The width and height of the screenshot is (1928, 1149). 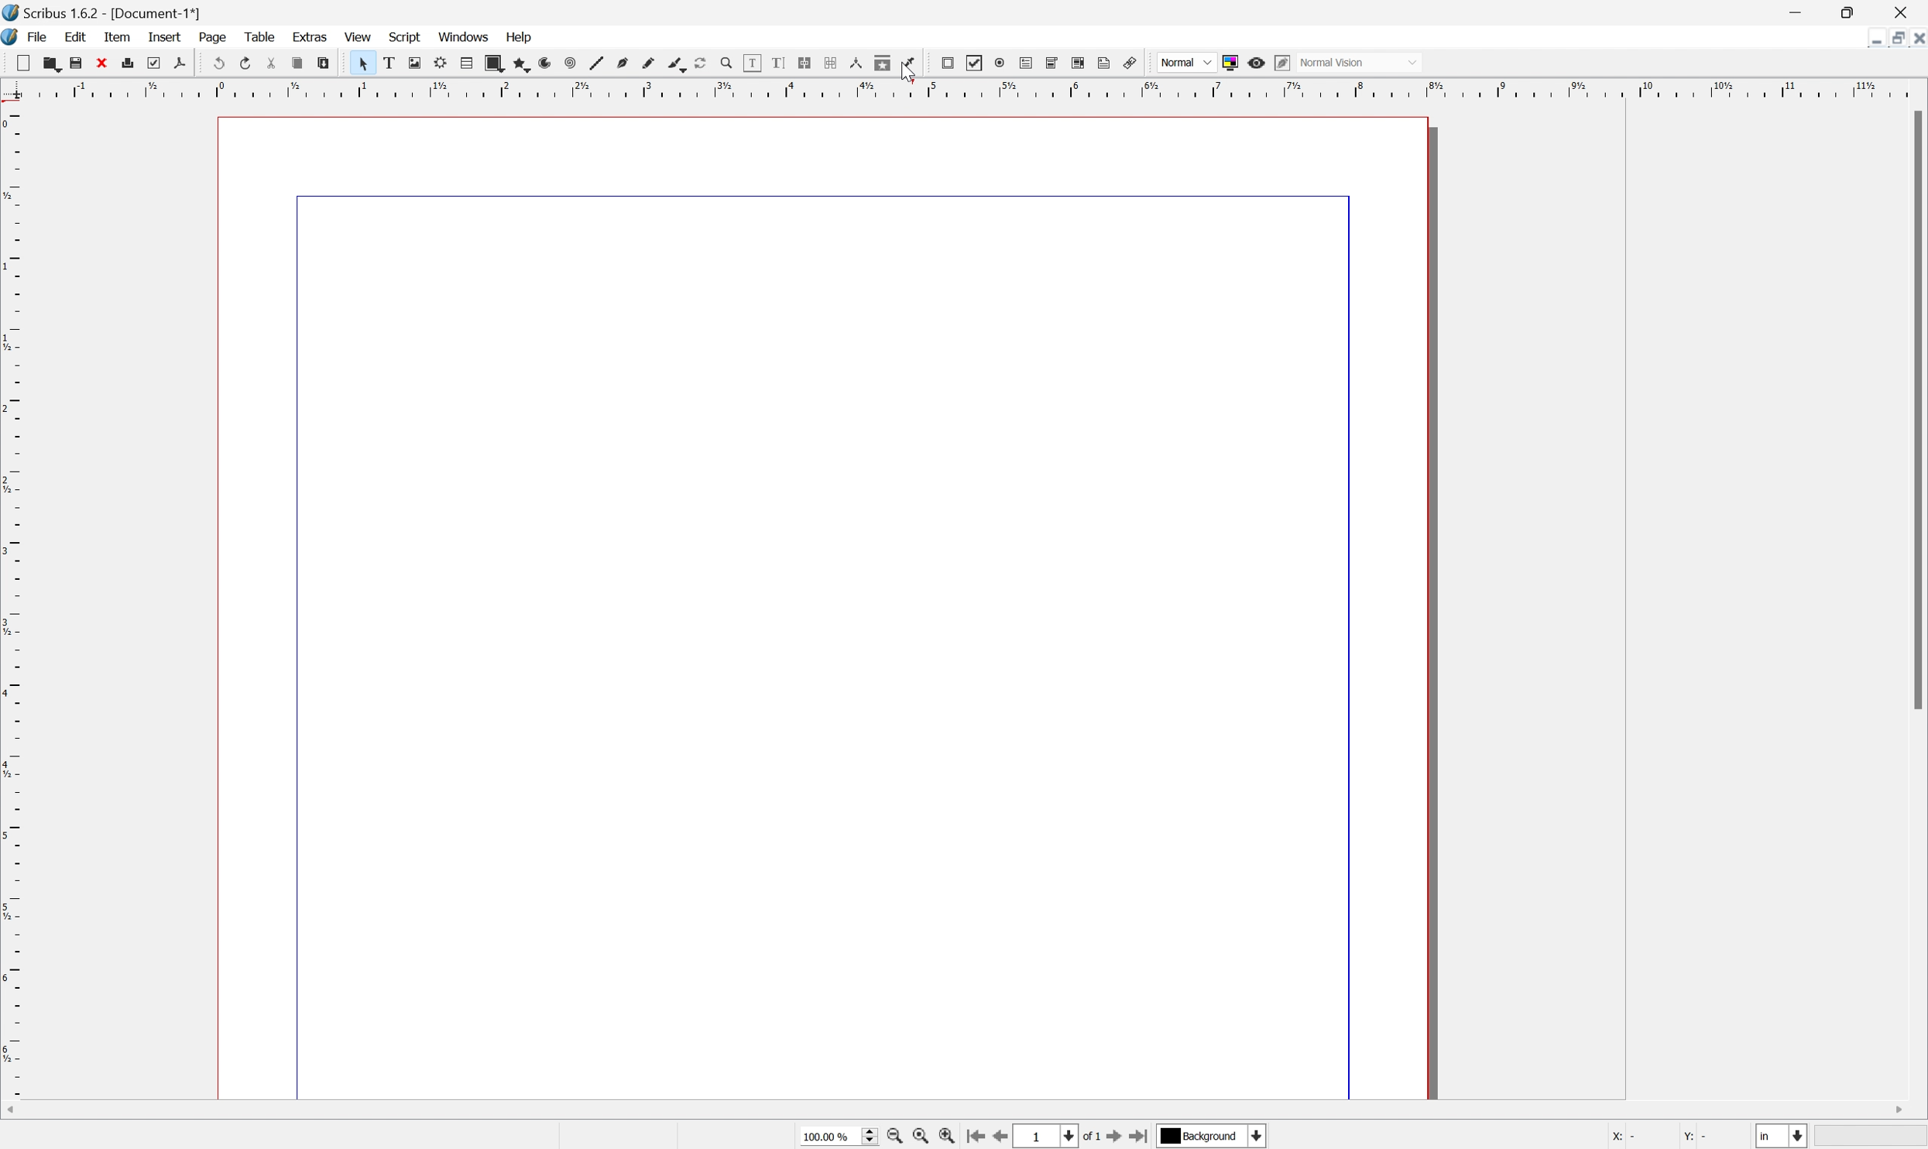 I want to click on windows, so click(x=463, y=36).